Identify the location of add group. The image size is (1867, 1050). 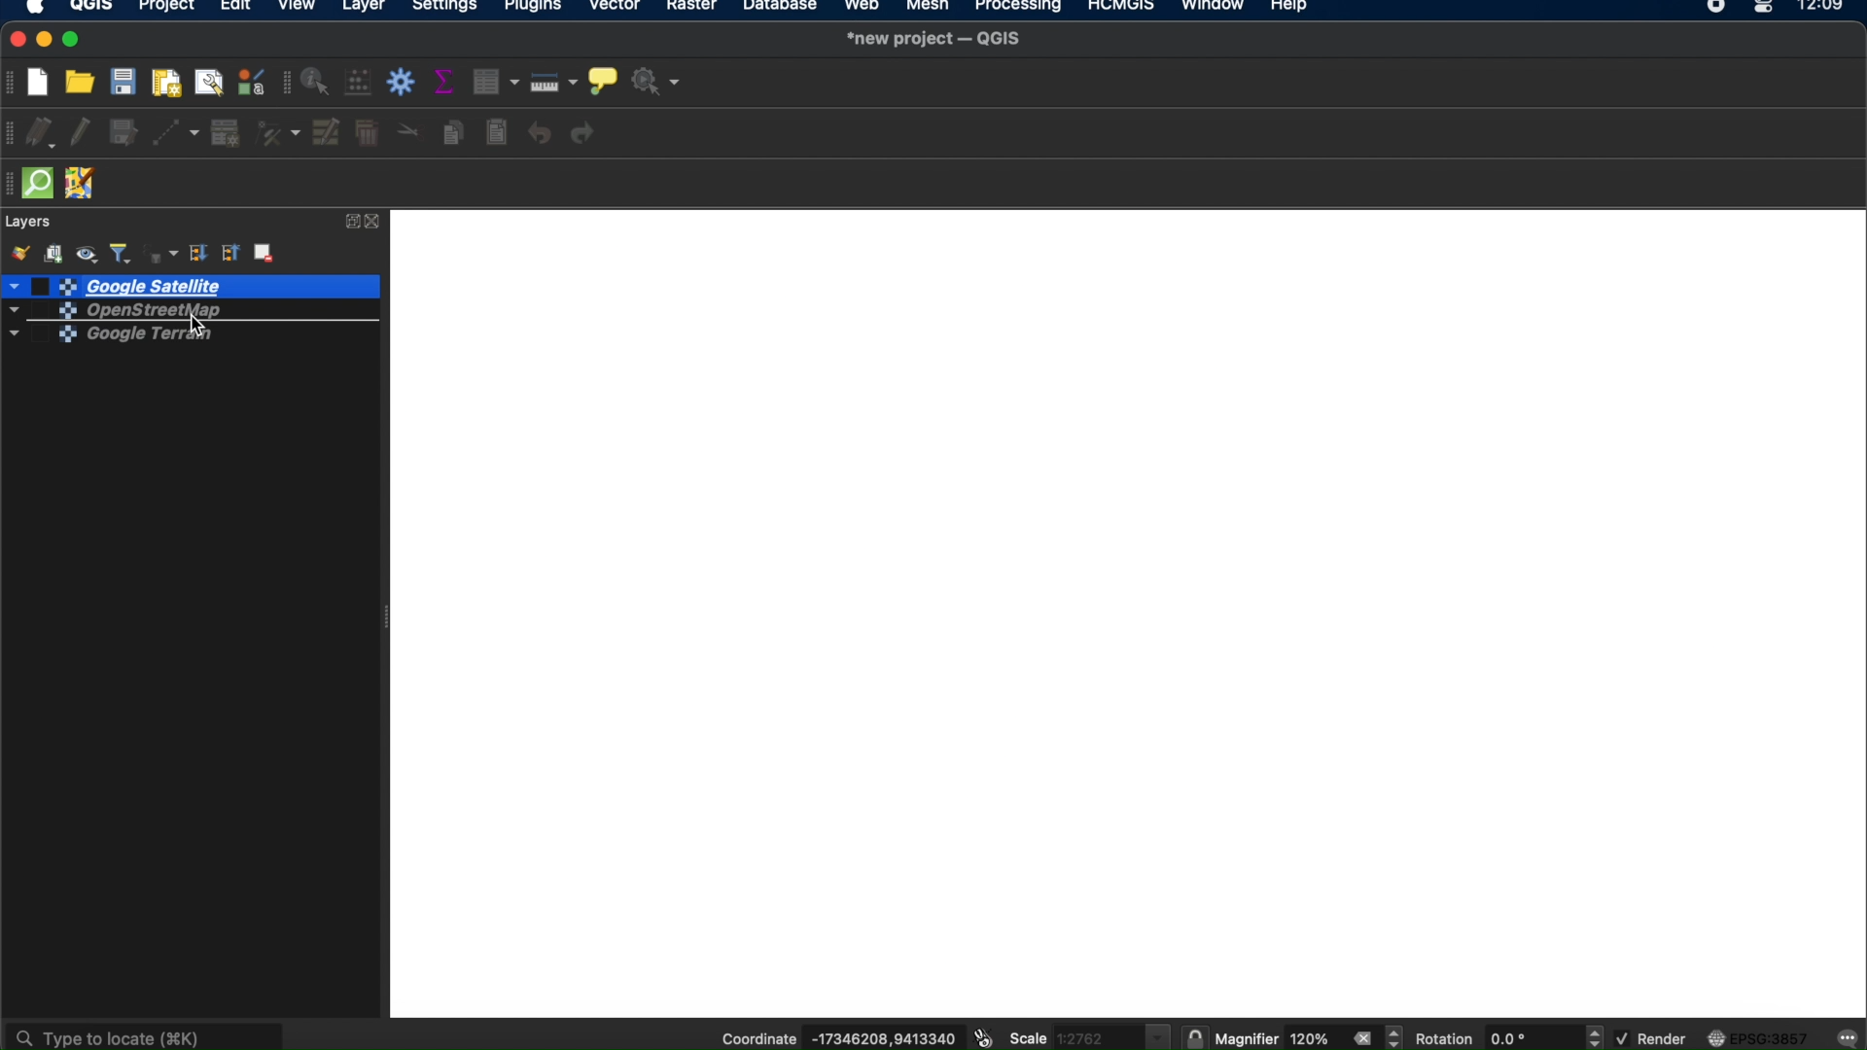
(56, 253).